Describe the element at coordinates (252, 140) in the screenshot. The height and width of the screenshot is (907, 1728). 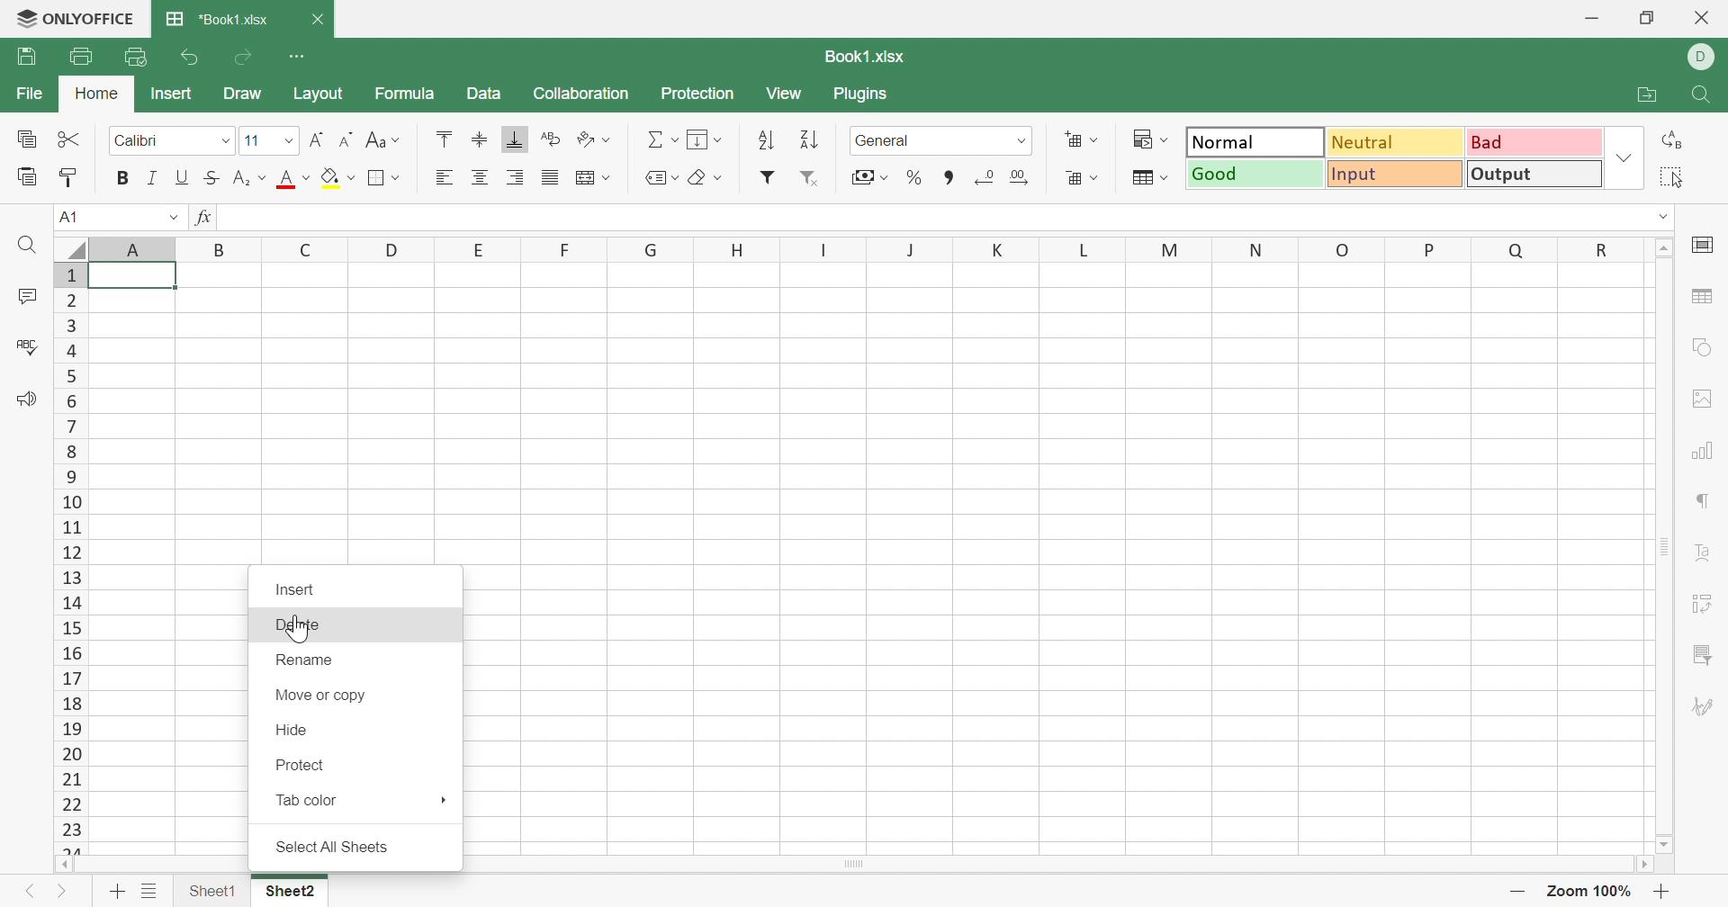
I see `11` at that location.